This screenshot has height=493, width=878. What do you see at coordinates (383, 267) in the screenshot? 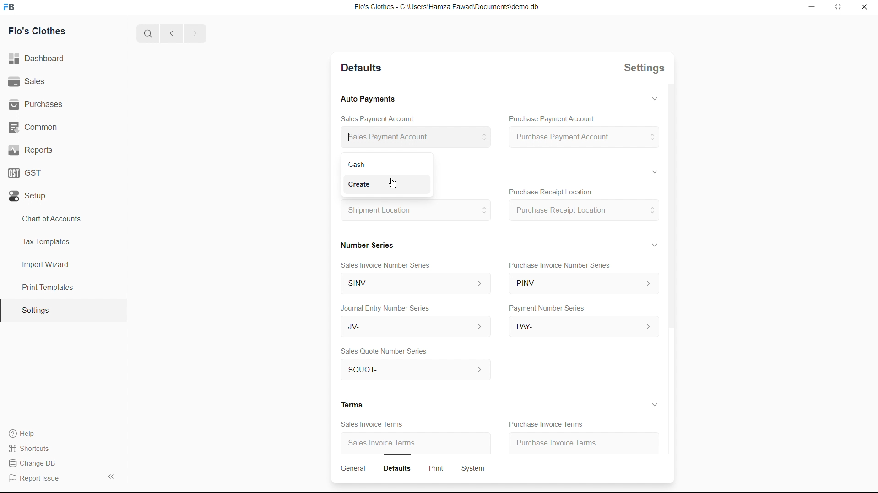
I see `Sales Invoice Number Series` at bounding box center [383, 267].